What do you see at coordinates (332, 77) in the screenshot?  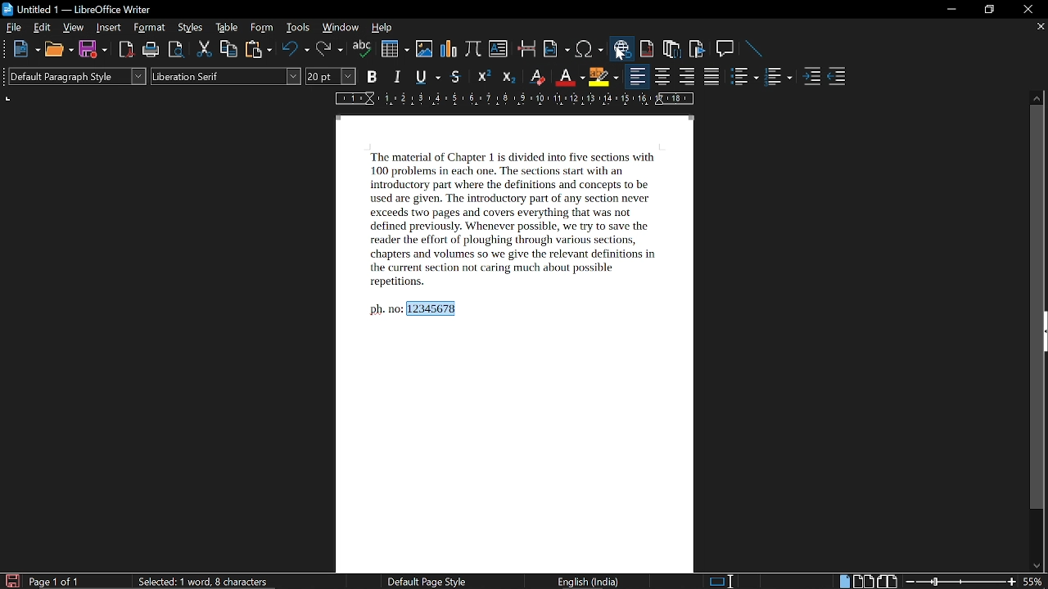 I see `font size` at bounding box center [332, 77].